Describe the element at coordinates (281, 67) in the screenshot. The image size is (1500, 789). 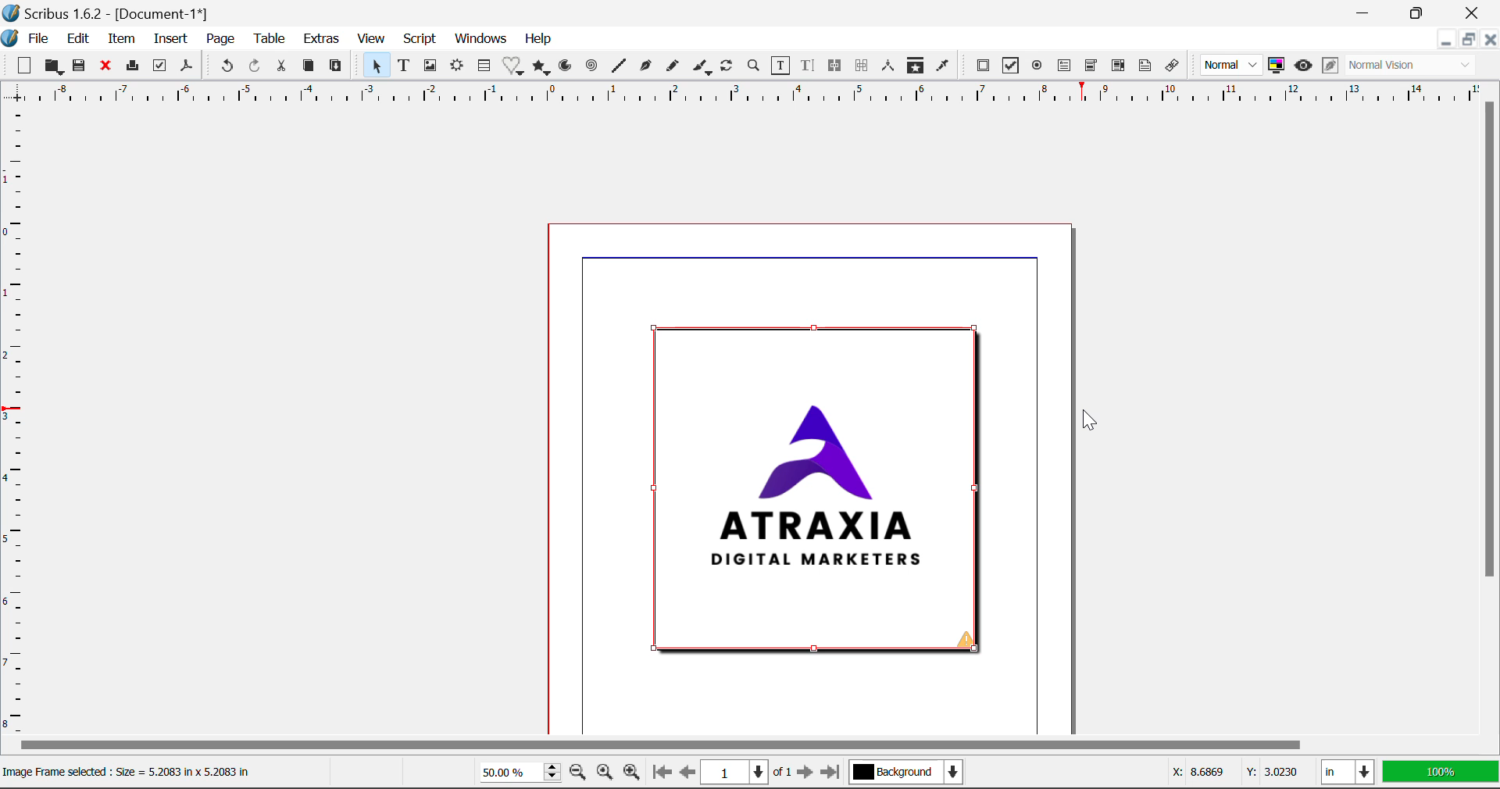
I see `Cut` at that location.